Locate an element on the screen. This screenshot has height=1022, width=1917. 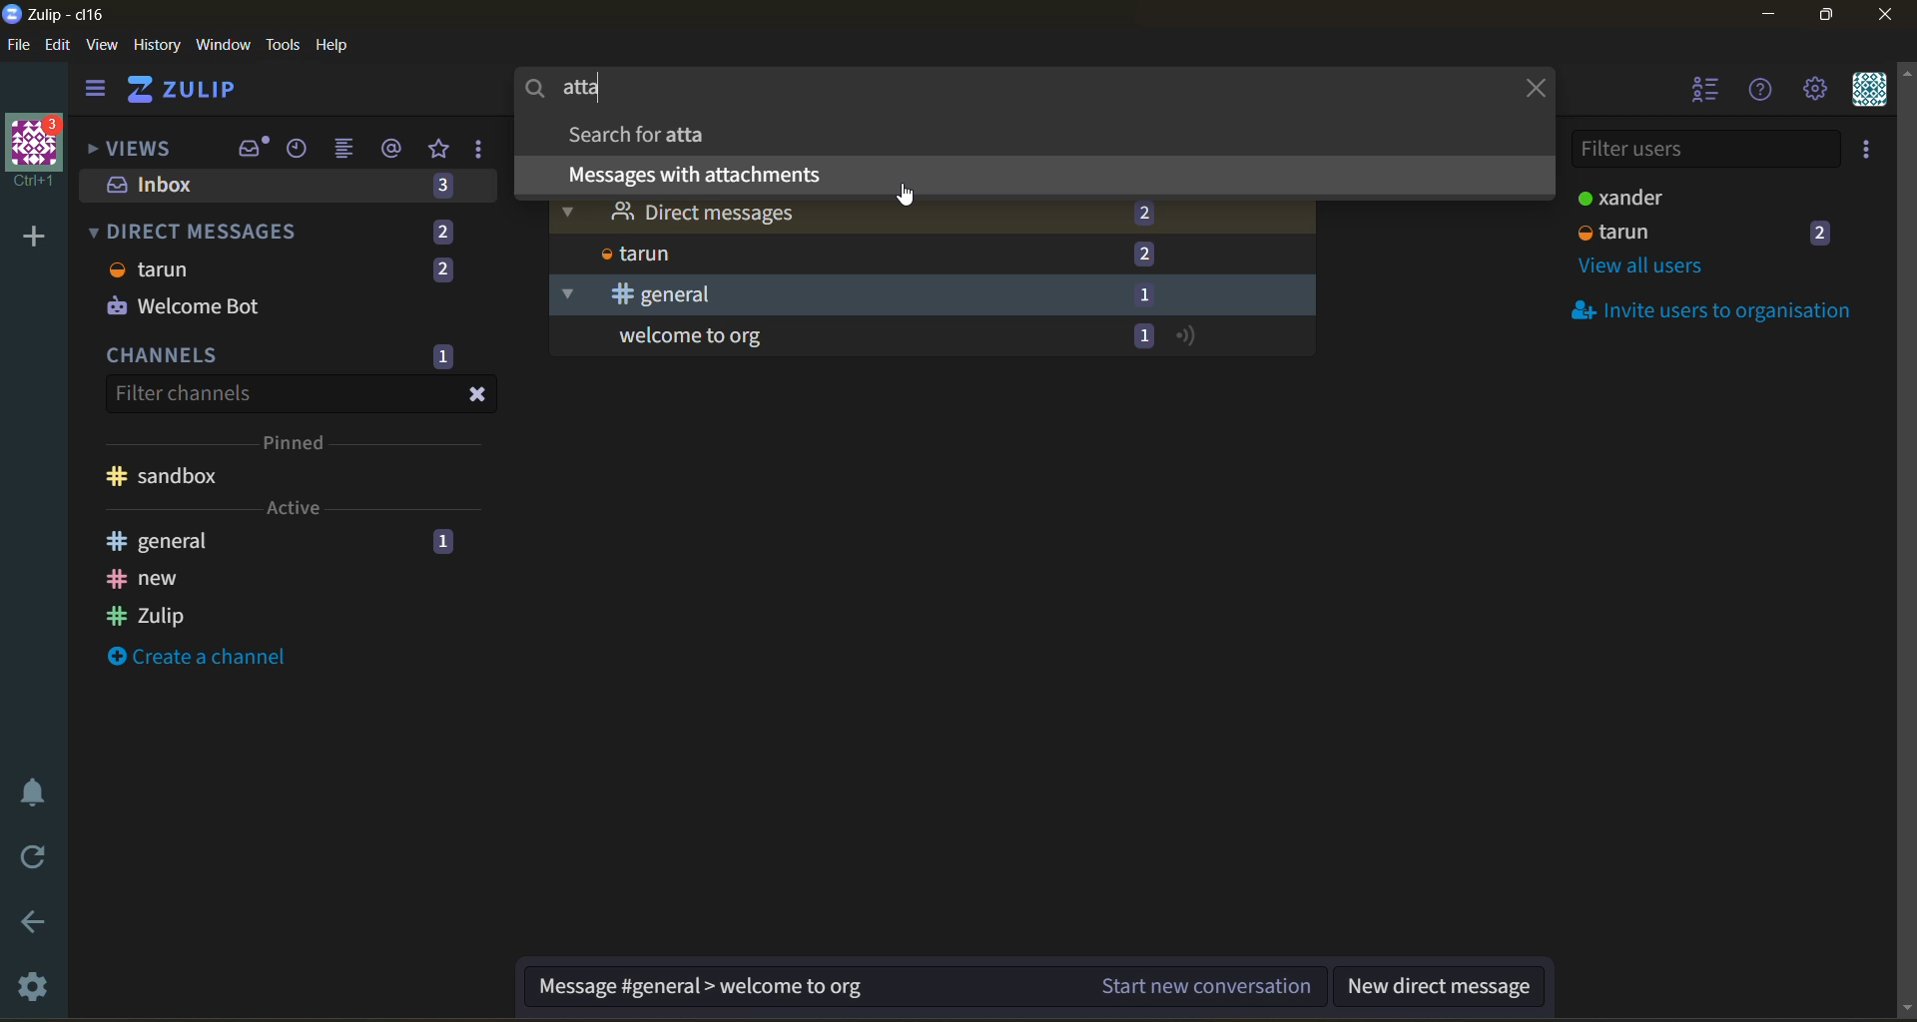
Messages with attachments is located at coordinates (692, 174).